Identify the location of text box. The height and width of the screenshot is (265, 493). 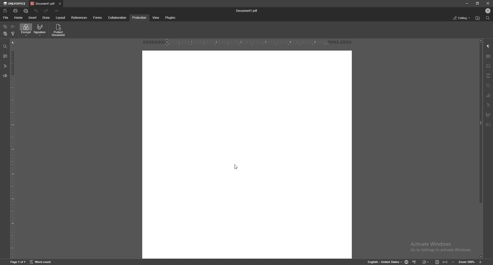
(488, 125).